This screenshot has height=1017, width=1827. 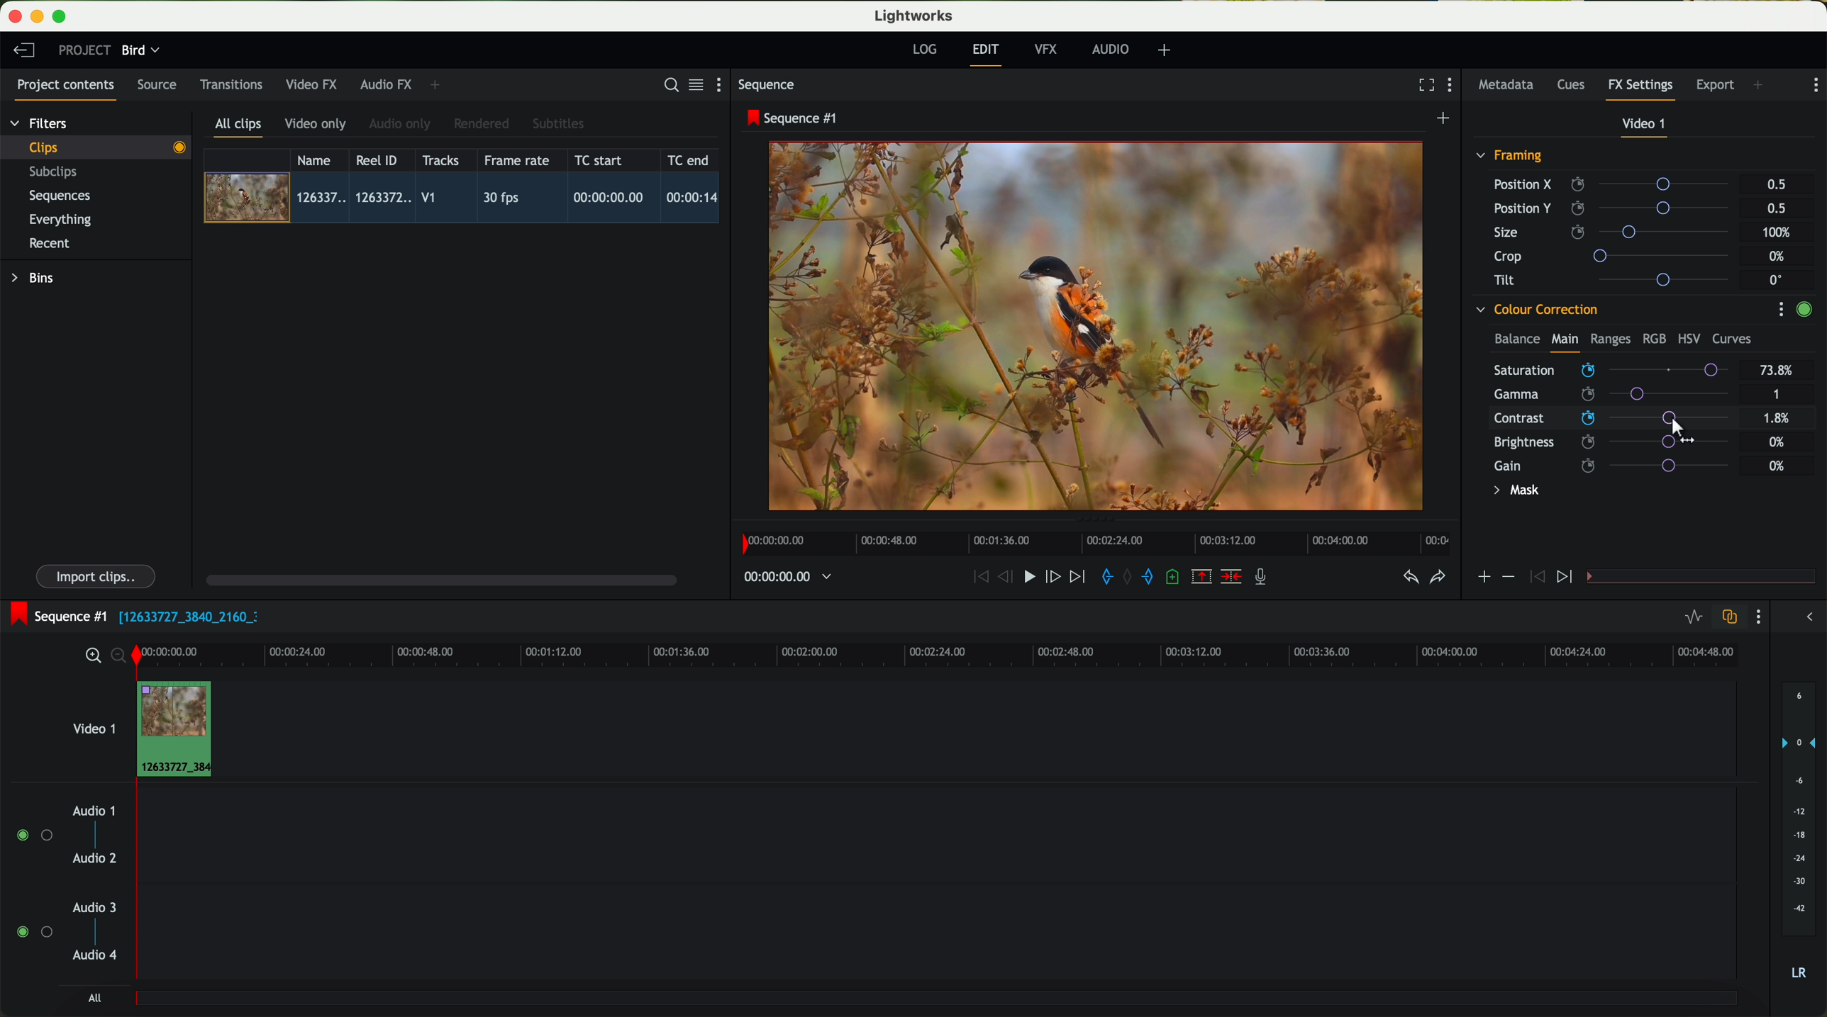 I want to click on show settings menu, so click(x=1453, y=86).